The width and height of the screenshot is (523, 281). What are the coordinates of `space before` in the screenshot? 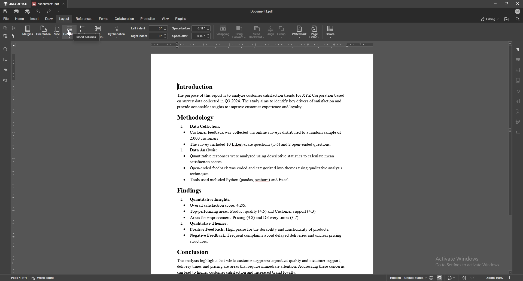 It's located at (181, 28).